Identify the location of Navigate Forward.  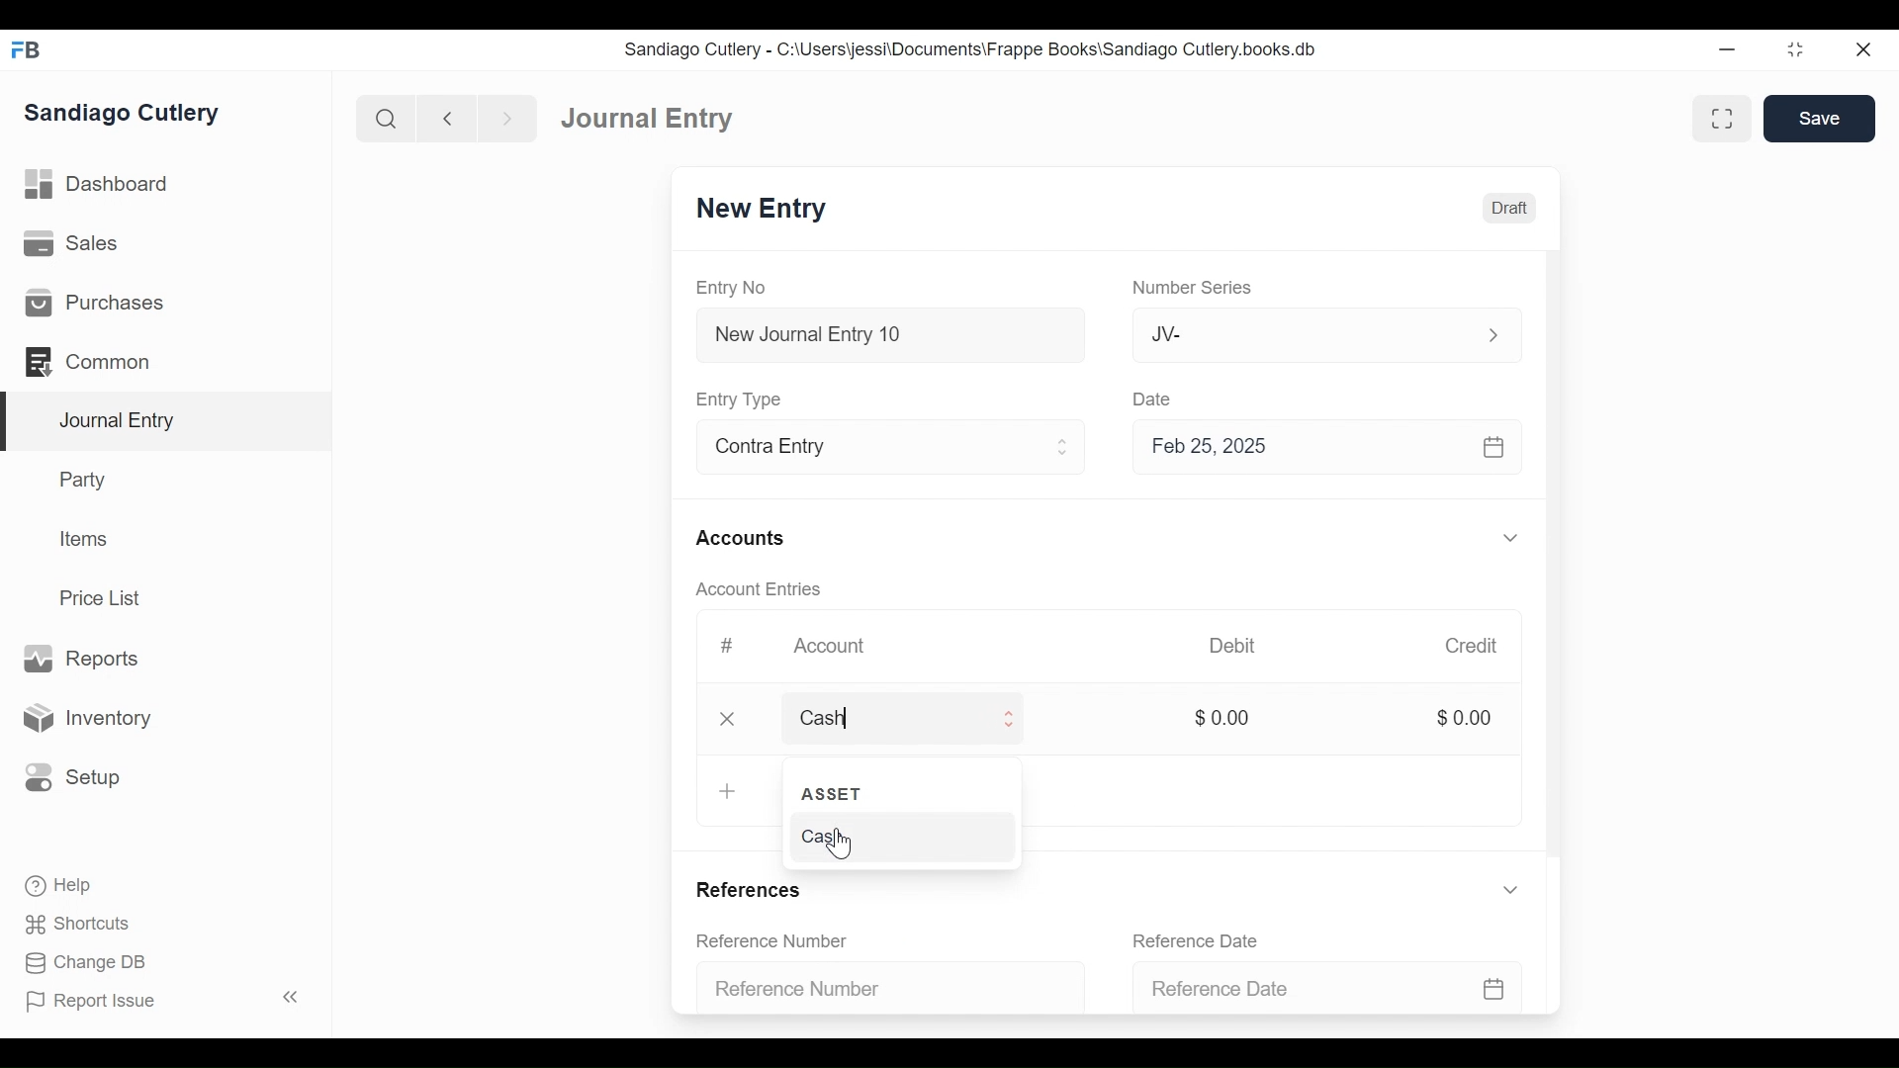
(508, 117).